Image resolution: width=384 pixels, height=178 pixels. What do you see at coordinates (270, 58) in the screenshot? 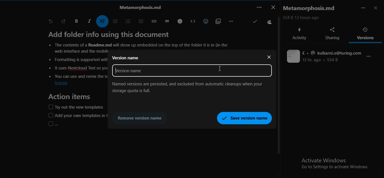
I see `close` at bounding box center [270, 58].